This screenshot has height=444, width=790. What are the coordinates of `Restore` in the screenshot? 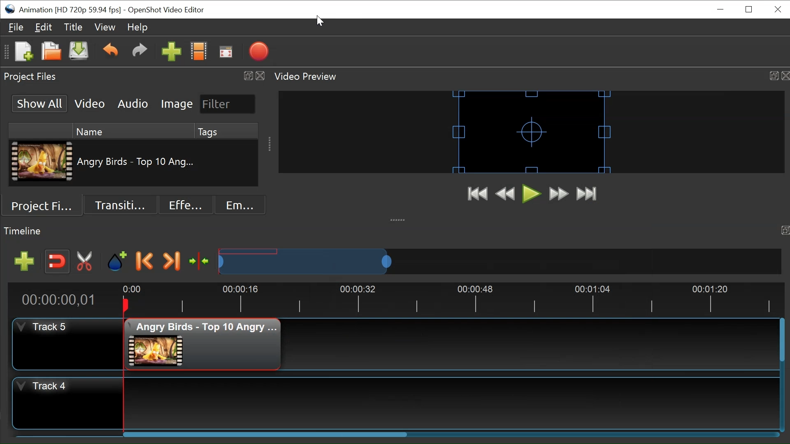 It's located at (749, 9).